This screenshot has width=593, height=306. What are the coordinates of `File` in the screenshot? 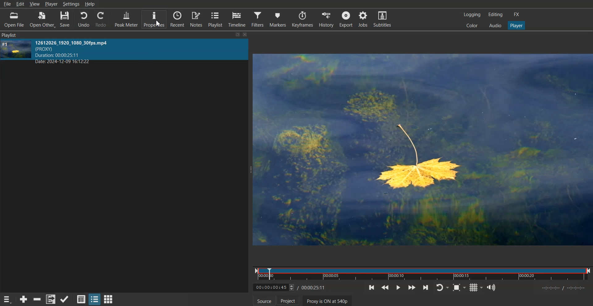 It's located at (7, 4).